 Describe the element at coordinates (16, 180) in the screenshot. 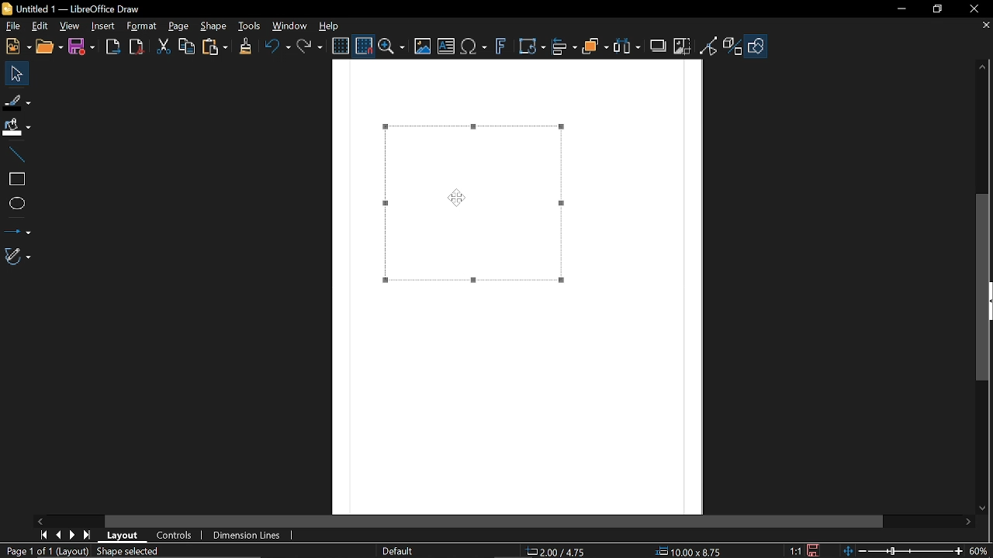

I see `rectangle` at that location.